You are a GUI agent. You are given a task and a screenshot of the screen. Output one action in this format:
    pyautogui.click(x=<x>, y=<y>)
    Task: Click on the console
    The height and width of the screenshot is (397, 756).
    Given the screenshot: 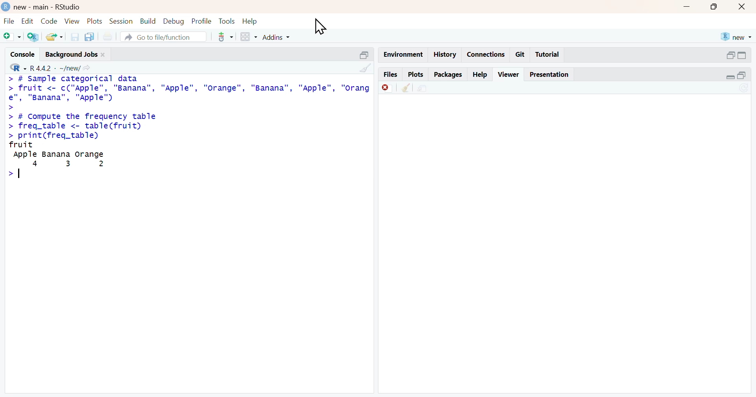 What is the action you would take?
    pyautogui.click(x=22, y=53)
    